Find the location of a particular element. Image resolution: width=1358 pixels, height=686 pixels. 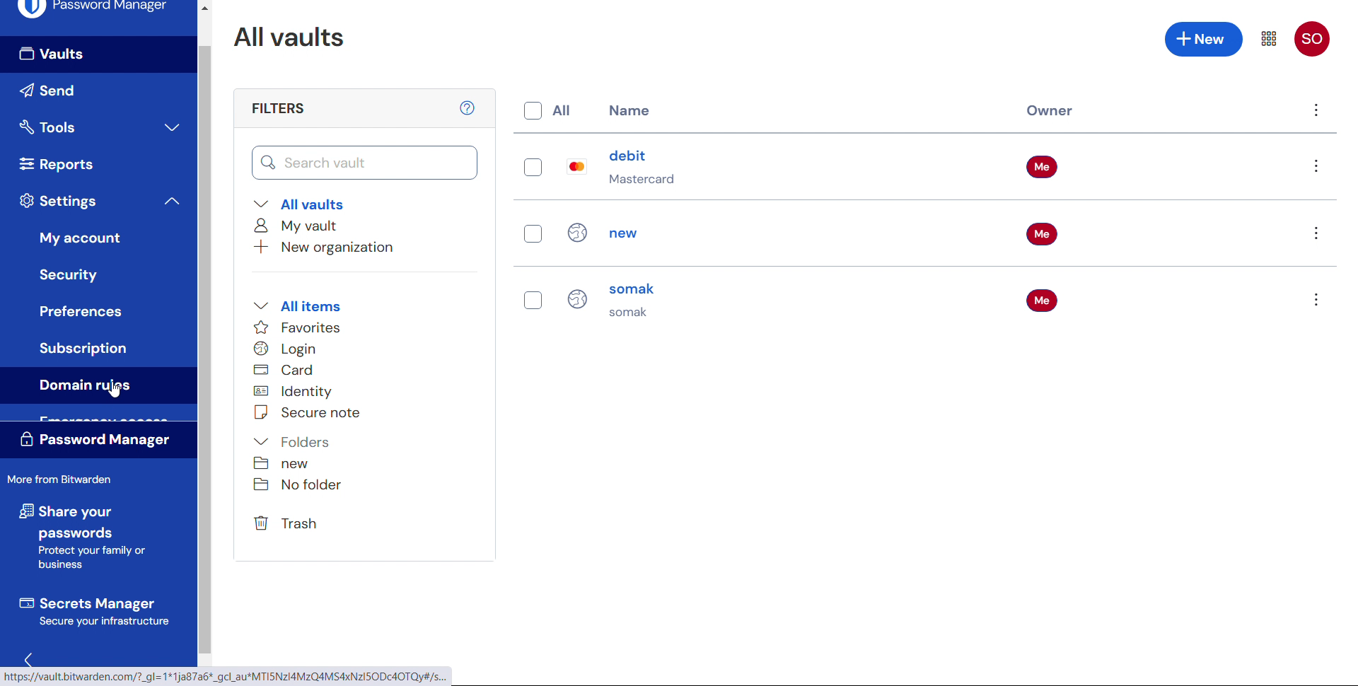

Options for entry "somak" is located at coordinates (1315, 299).